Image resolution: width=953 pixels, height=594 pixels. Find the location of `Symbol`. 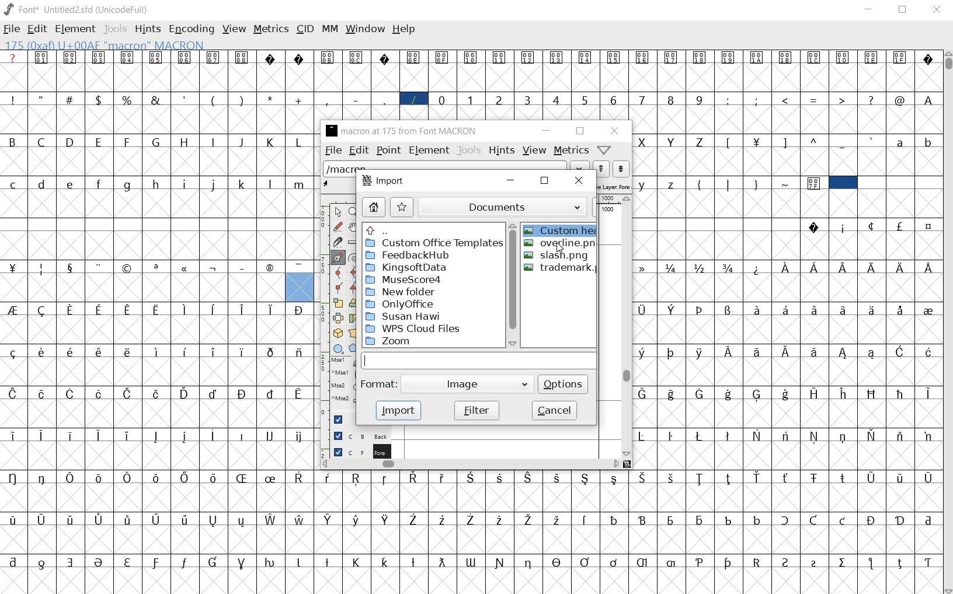

Symbol is located at coordinates (644, 477).